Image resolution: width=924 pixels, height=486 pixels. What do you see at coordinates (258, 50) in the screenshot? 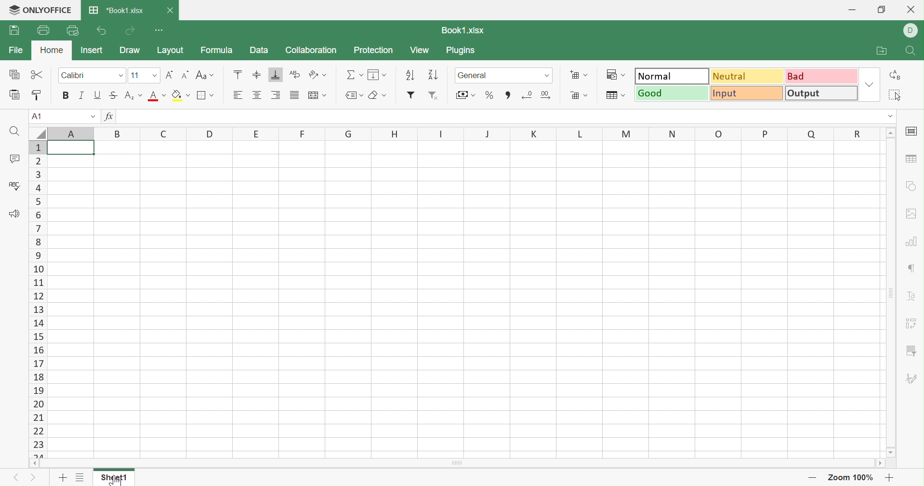
I see `Data` at bounding box center [258, 50].